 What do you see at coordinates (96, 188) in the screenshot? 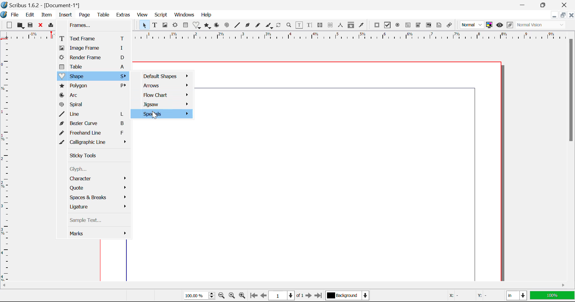
I see `Quote` at bounding box center [96, 188].